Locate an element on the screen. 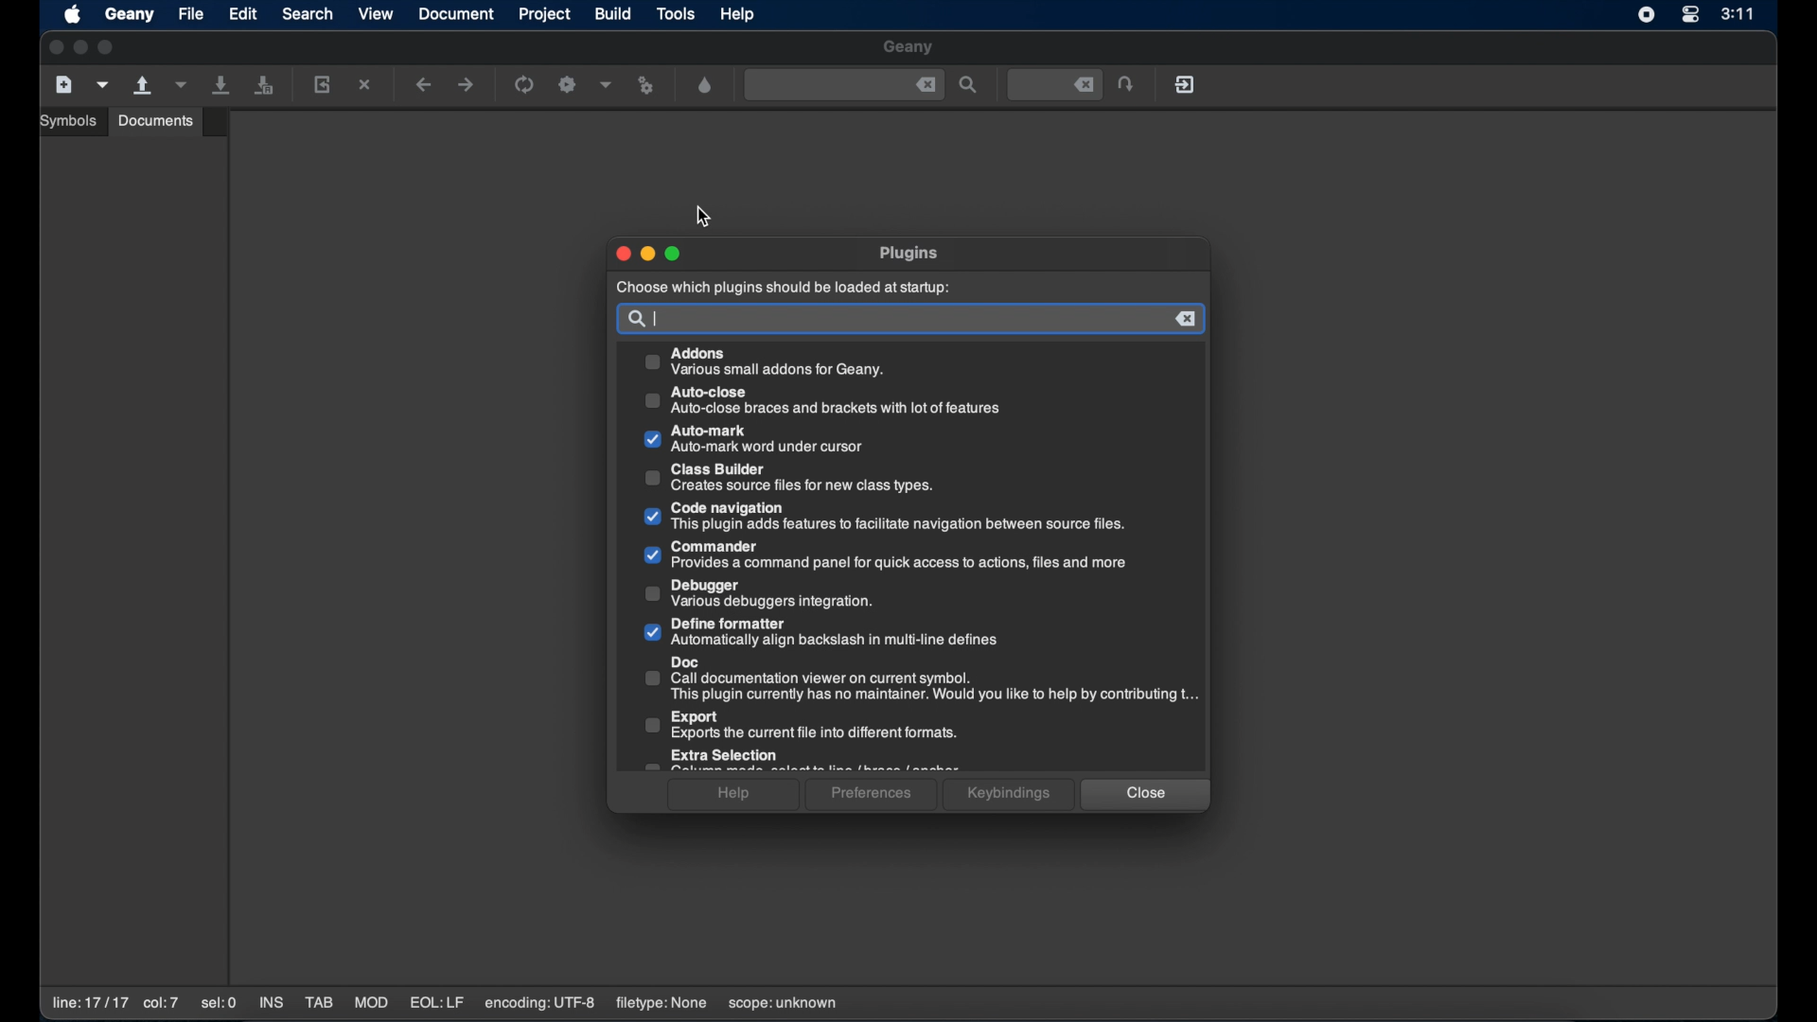  jump to the entered file is located at coordinates (1127, 85).